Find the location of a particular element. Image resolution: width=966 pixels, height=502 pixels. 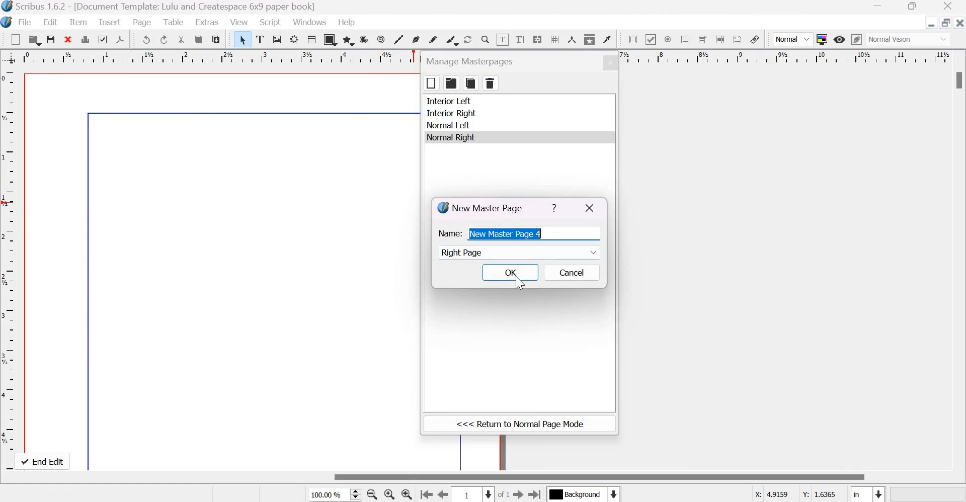

Windows is located at coordinates (310, 21).